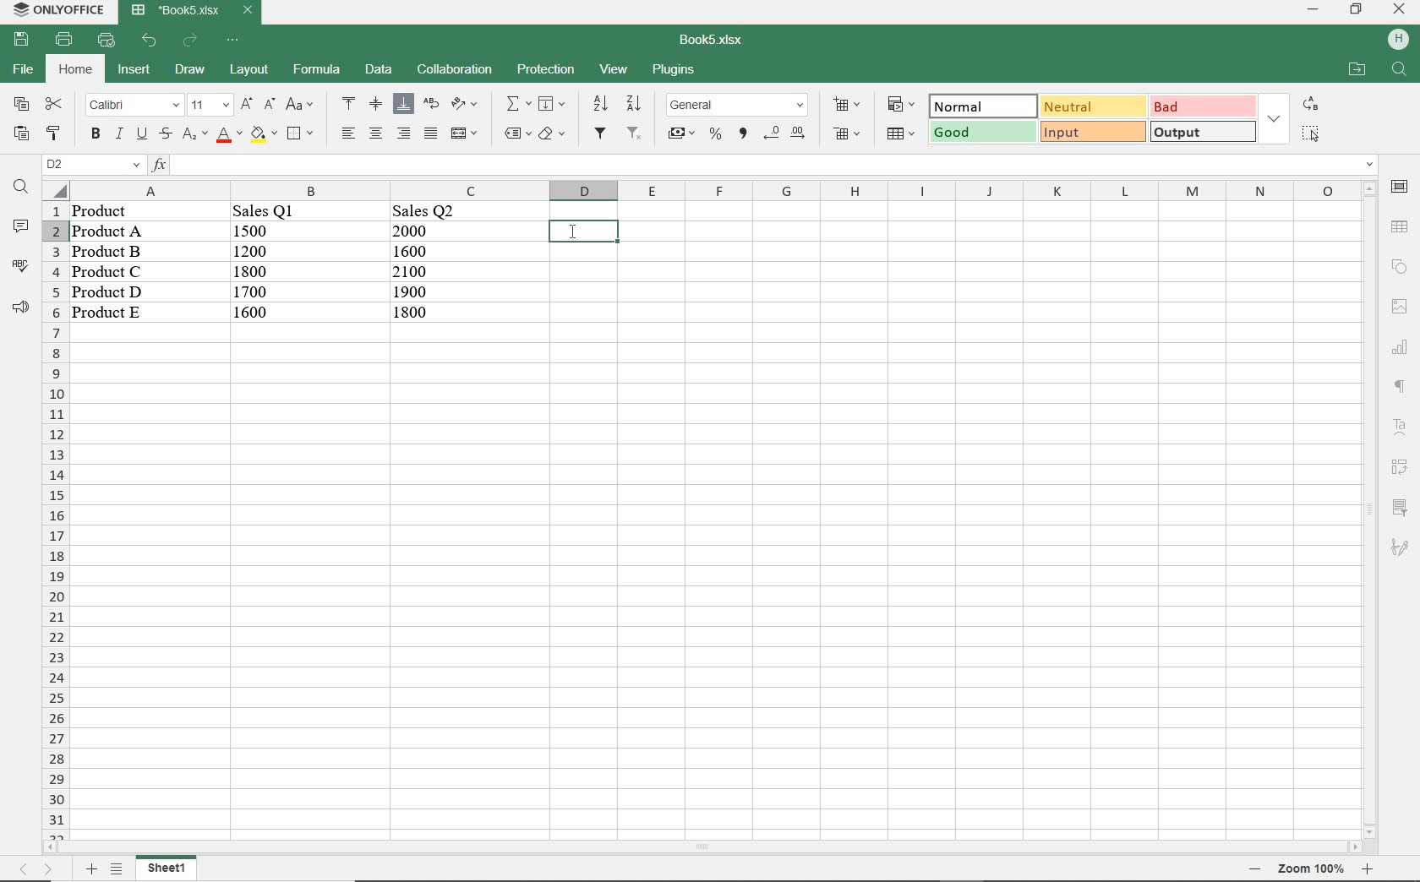 The image size is (1420, 882). Describe the element at coordinates (462, 105) in the screenshot. I see `orientation` at that location.